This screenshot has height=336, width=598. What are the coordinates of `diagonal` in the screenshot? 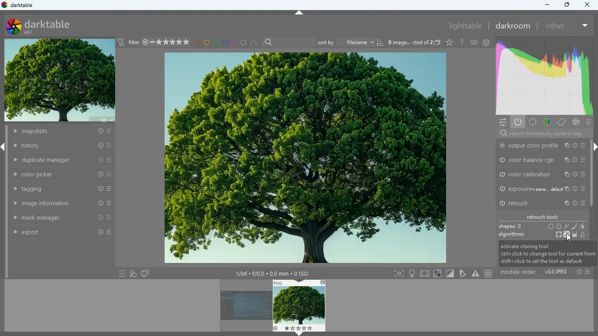 It's located at (450, 273).